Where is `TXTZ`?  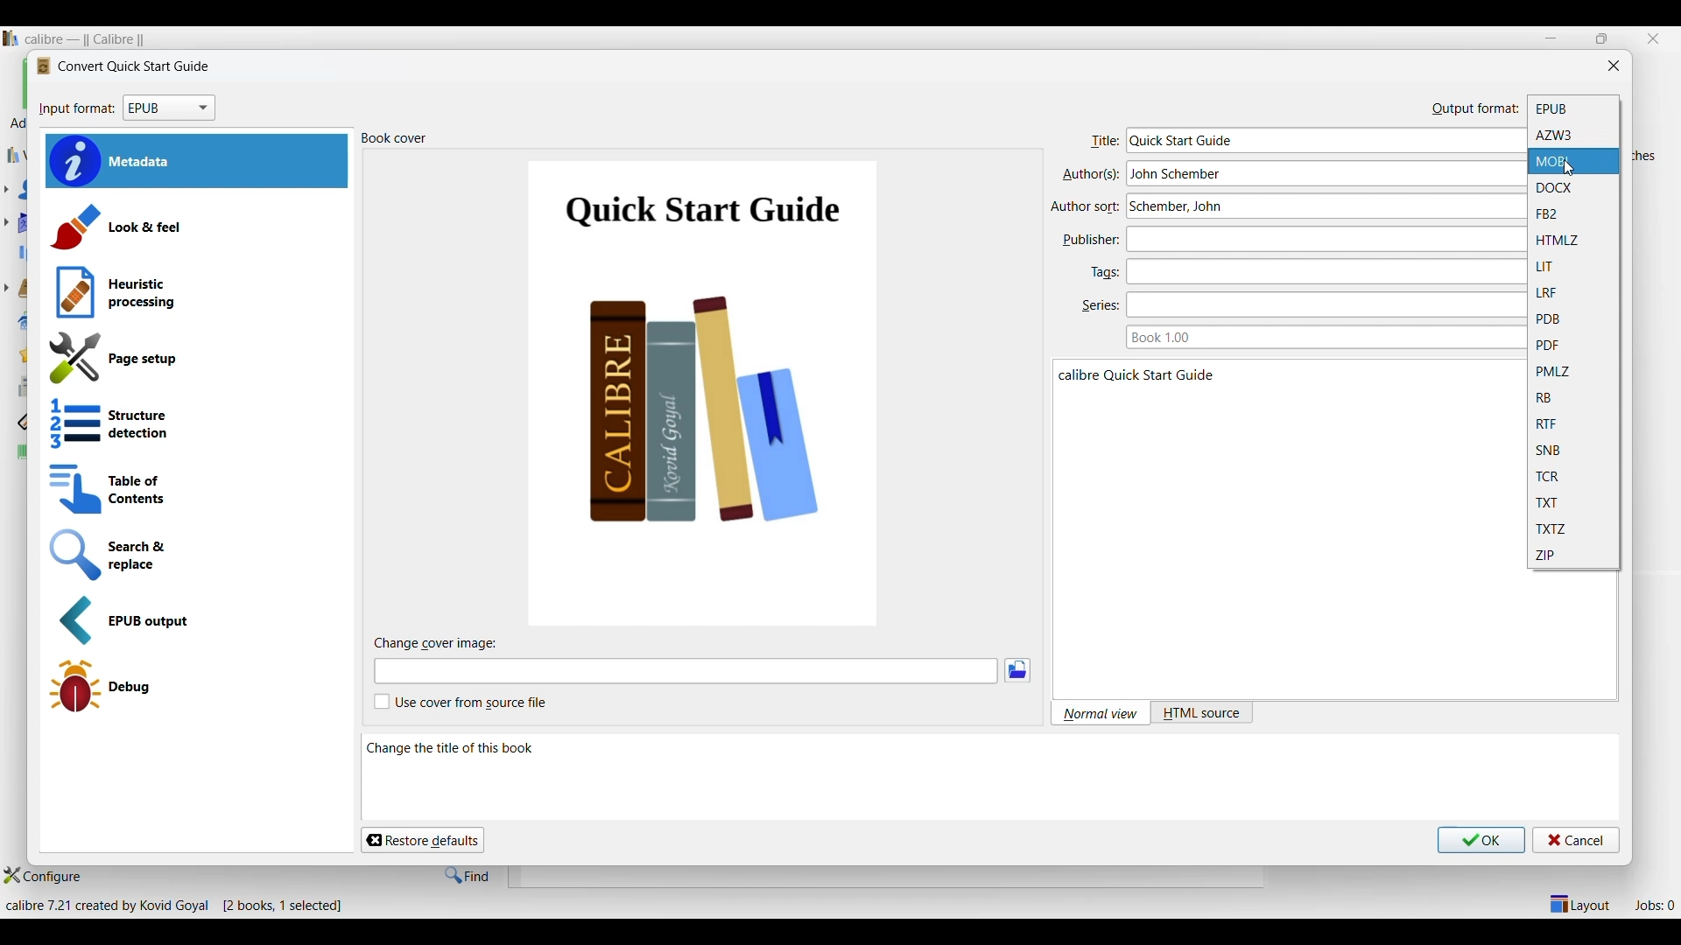
TXTZ is located at coordinates (1573, 529).